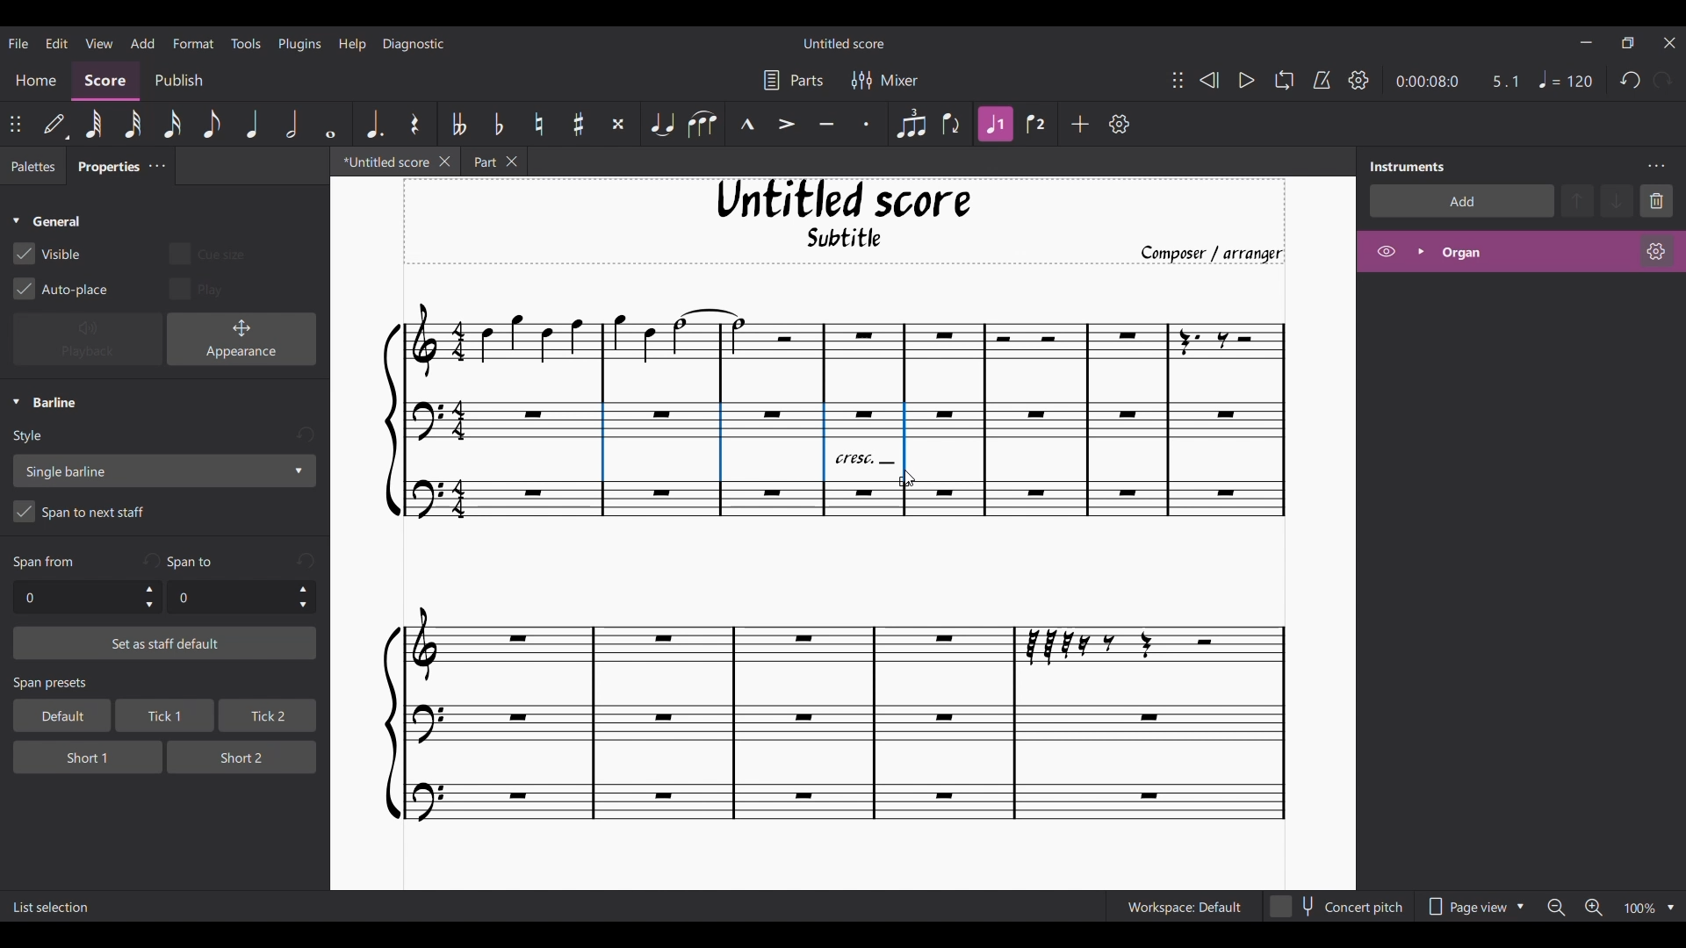 The image size is (1686, 948). Describe the element at coordinates (1387, 251) in the screenshot. I see `Hide Organ` at that location.